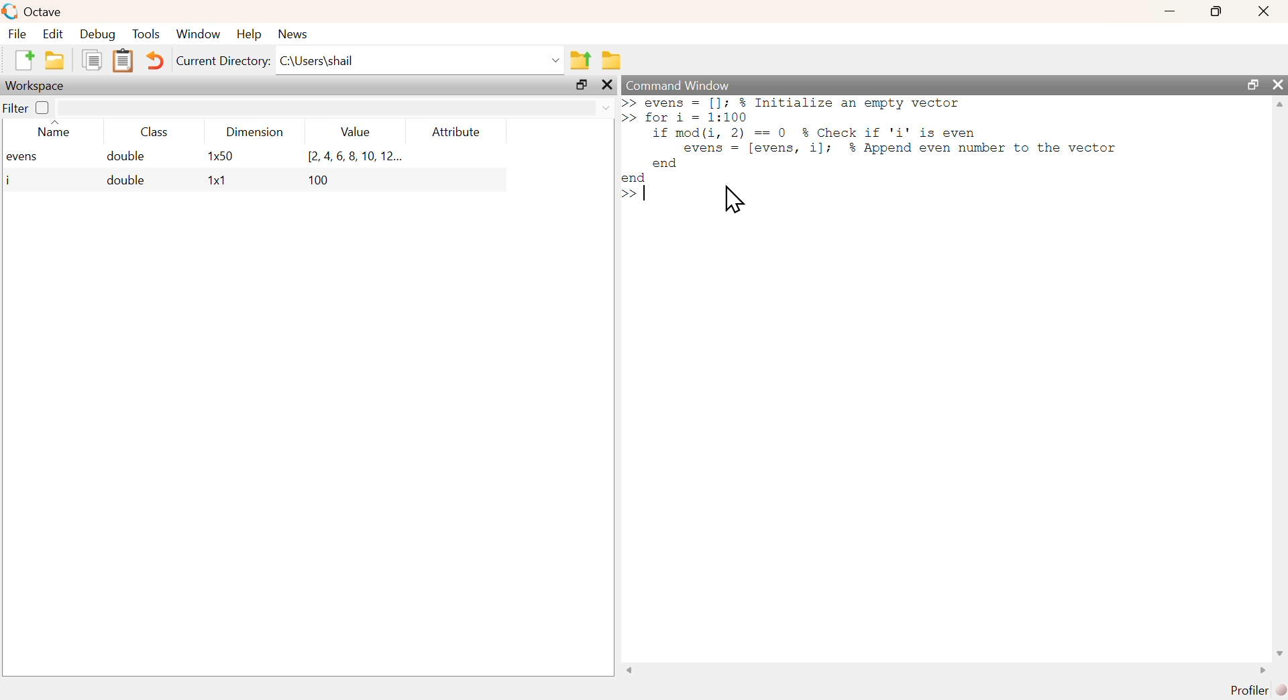  Describe the element at coordinates (1266, 11) in the screenshot. I see `close` at that location.